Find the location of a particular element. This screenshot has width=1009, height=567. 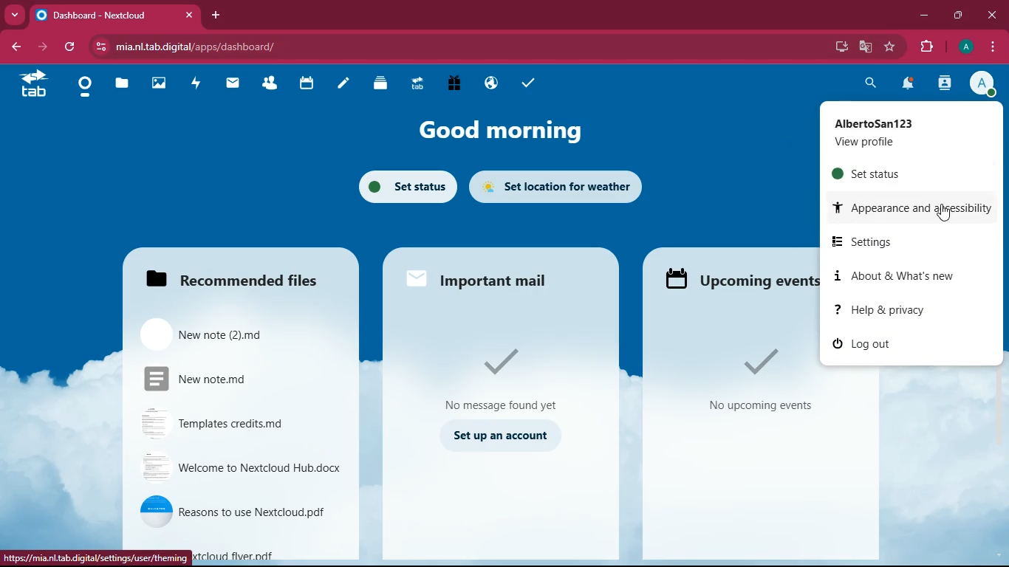

files is located at coordinates (123, 83).